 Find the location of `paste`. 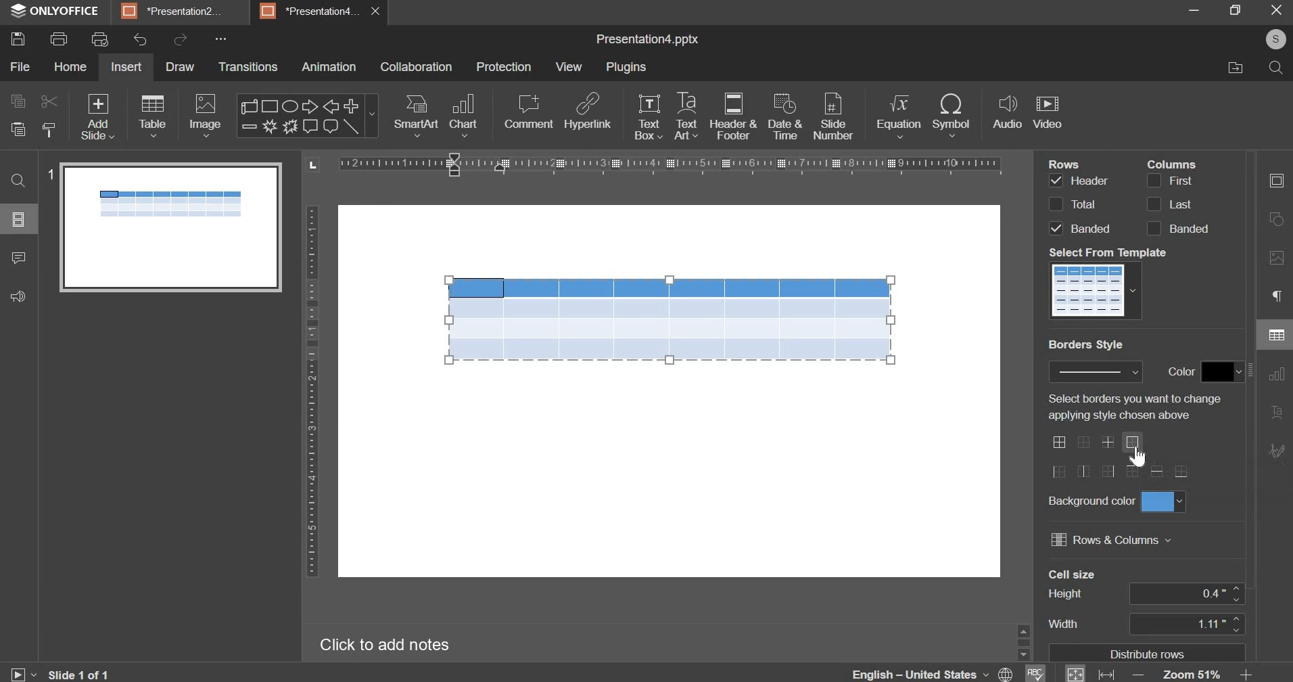

paste is located at coordinates (18, 129).